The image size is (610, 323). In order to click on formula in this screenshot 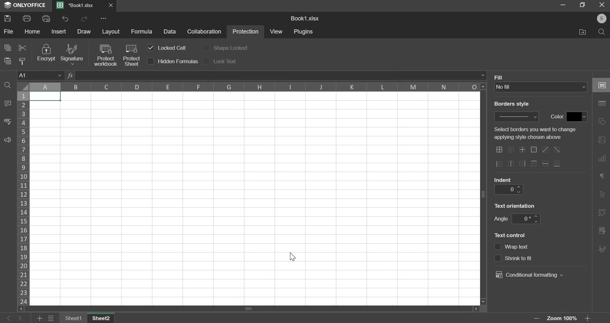, I will do `click(141, 32)`.